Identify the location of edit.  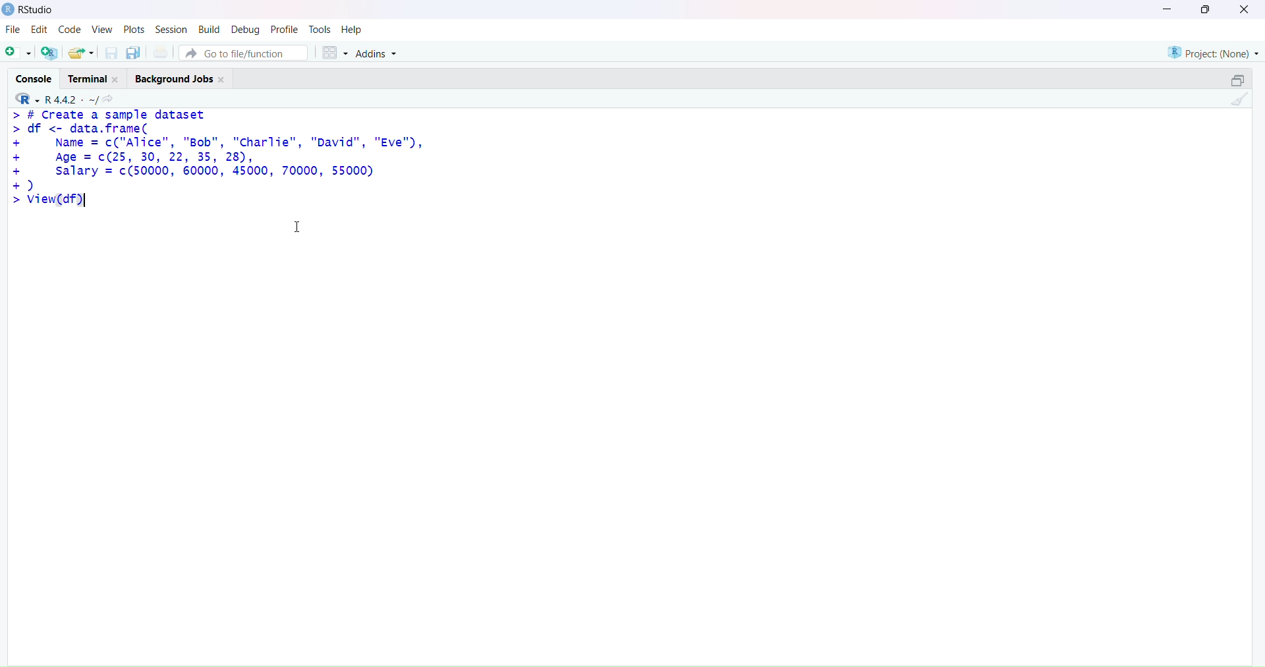
(42, 29).